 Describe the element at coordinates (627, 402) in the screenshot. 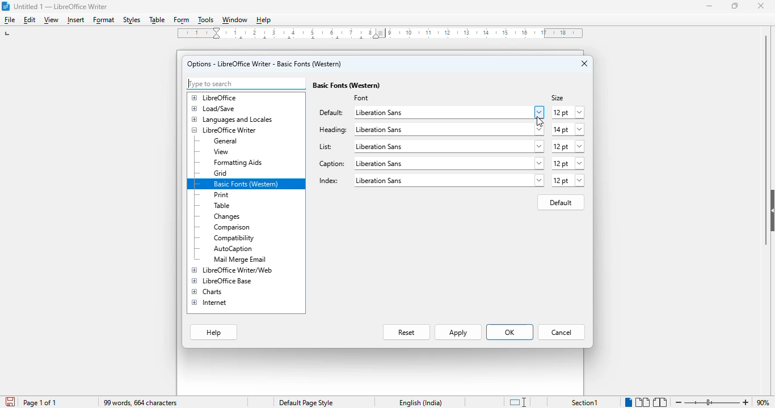

I see `single page view` at that location.